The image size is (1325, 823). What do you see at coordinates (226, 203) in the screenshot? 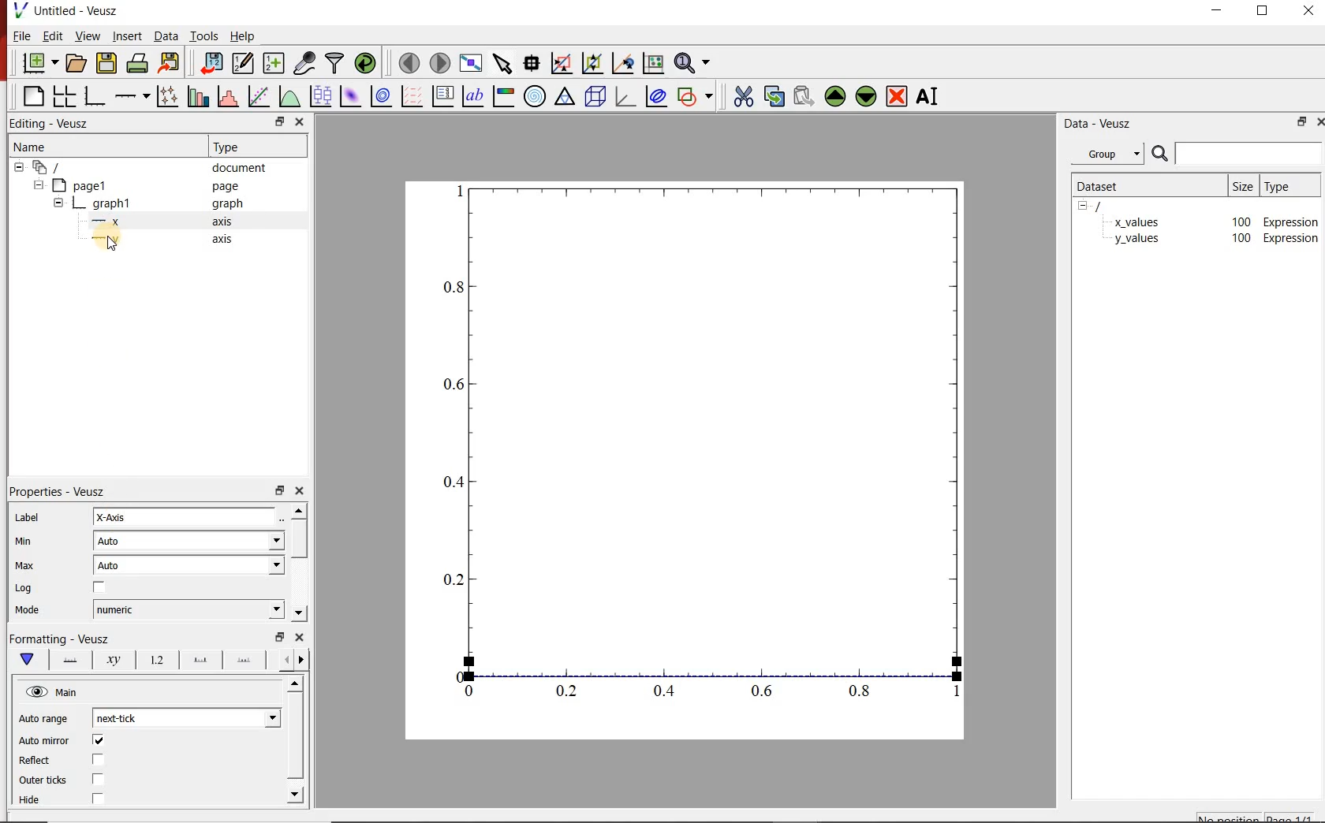
I see `graph` at bounding box center [226, 203].